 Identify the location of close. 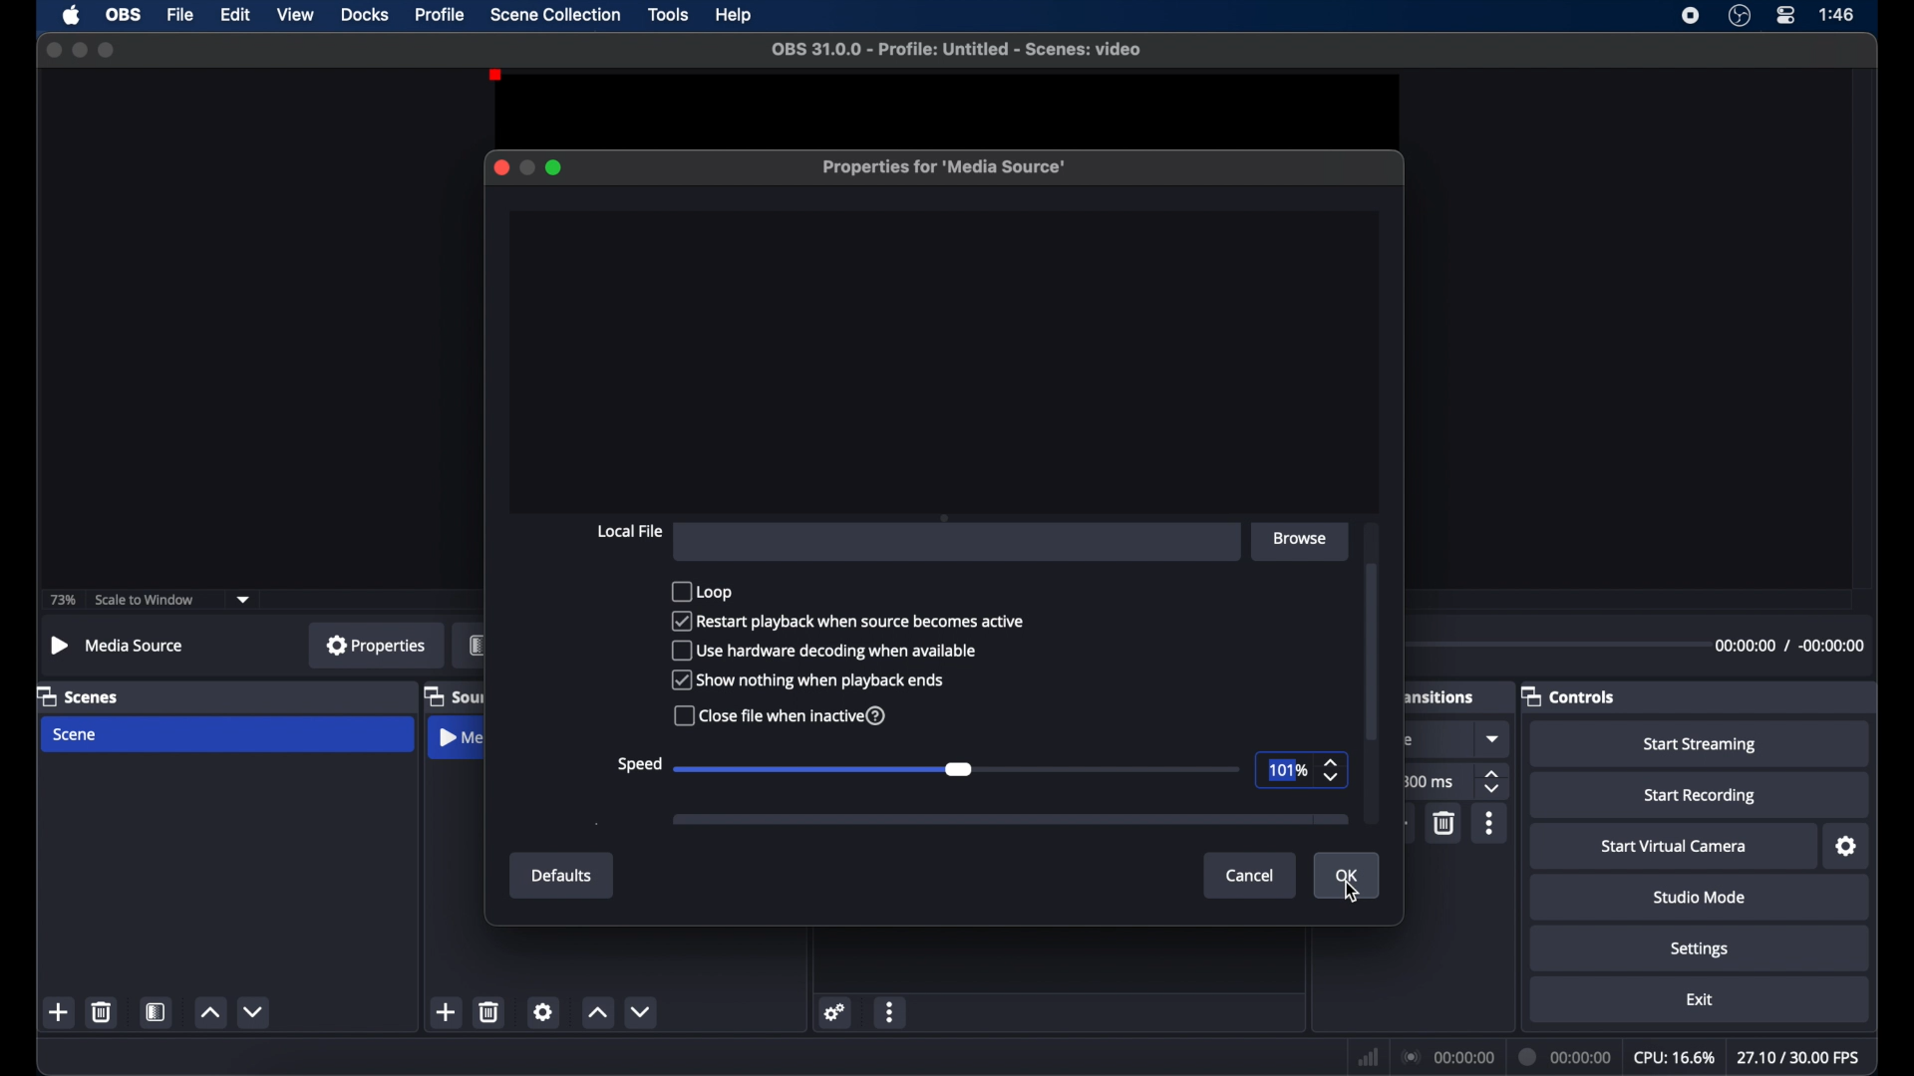
(54, 51).